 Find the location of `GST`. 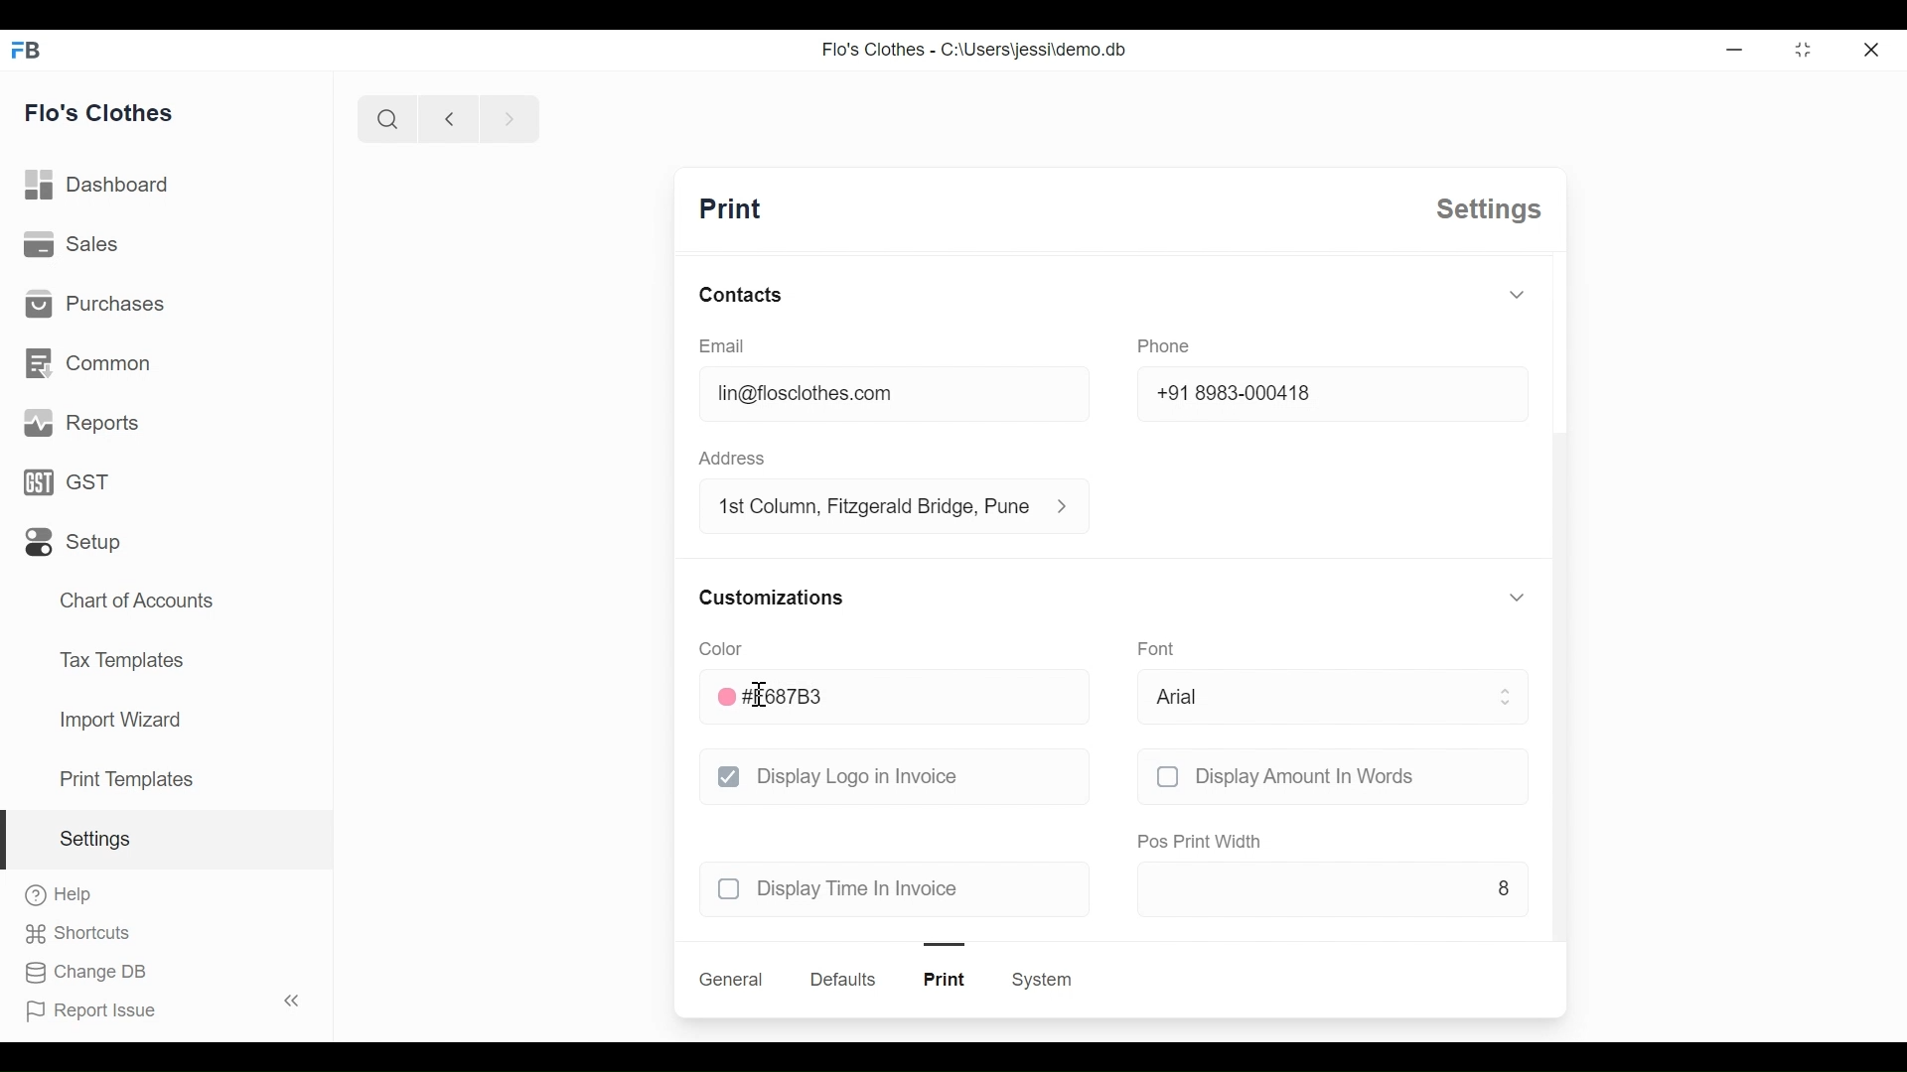

GST is located at coordinates (66, 481).